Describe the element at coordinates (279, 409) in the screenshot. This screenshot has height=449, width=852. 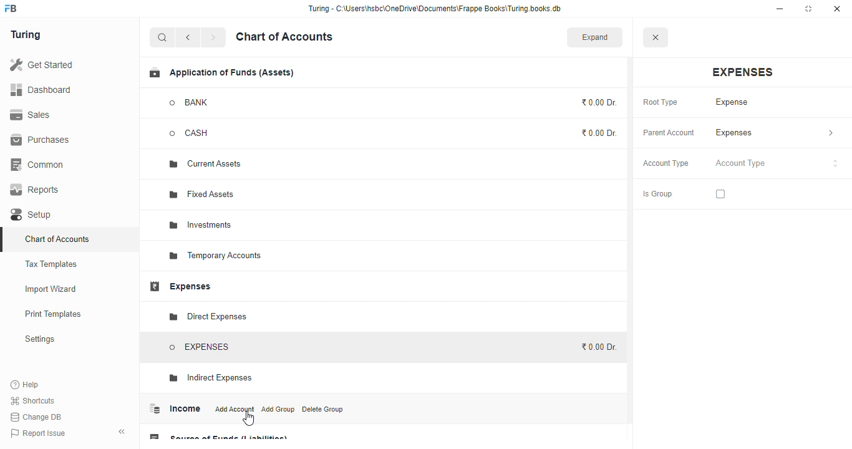
I see `add group` at that location.